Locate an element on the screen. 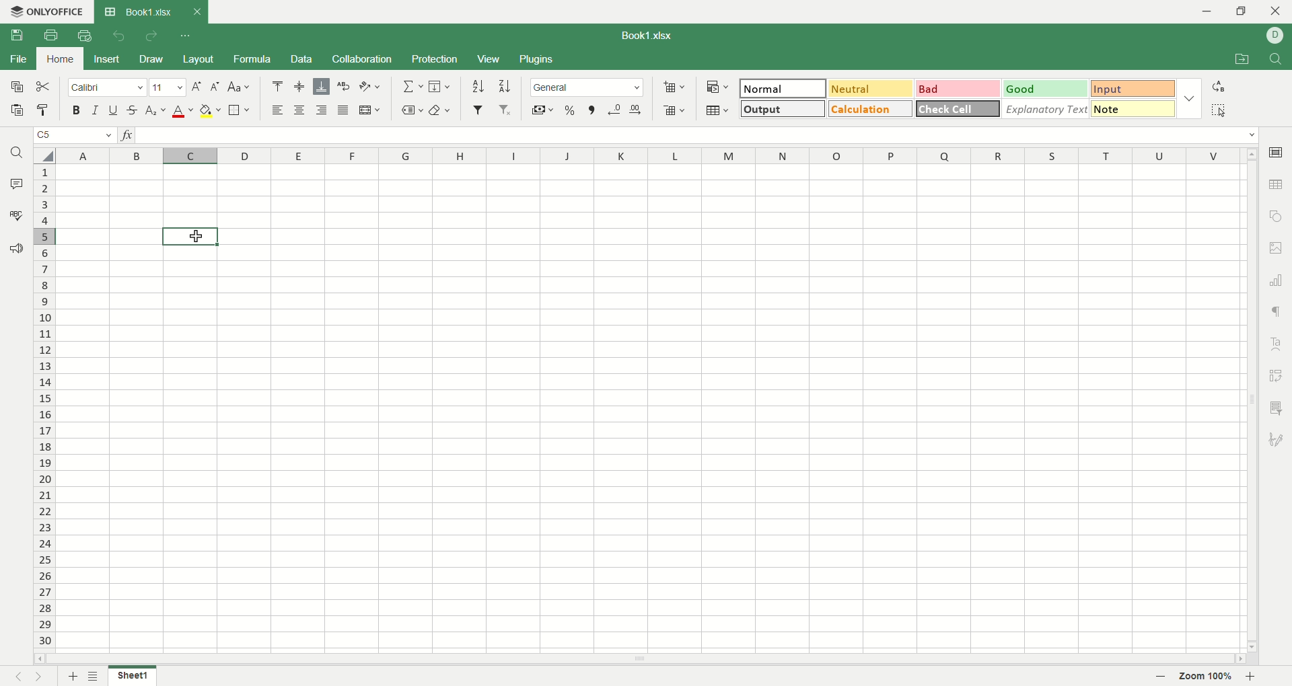 Image resolution: width=1292 pixels, height=686 pixels. filter is located at coordinates (478, 110).